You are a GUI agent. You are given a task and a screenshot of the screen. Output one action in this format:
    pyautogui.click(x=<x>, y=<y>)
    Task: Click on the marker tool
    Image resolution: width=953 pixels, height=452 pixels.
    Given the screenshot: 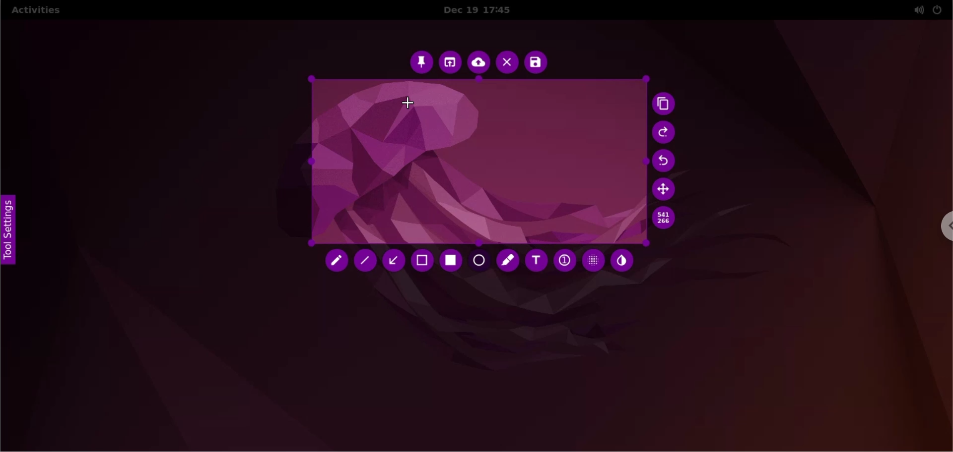 What is the action you would take?
    pyautogui.click(x=509, y=262)
    